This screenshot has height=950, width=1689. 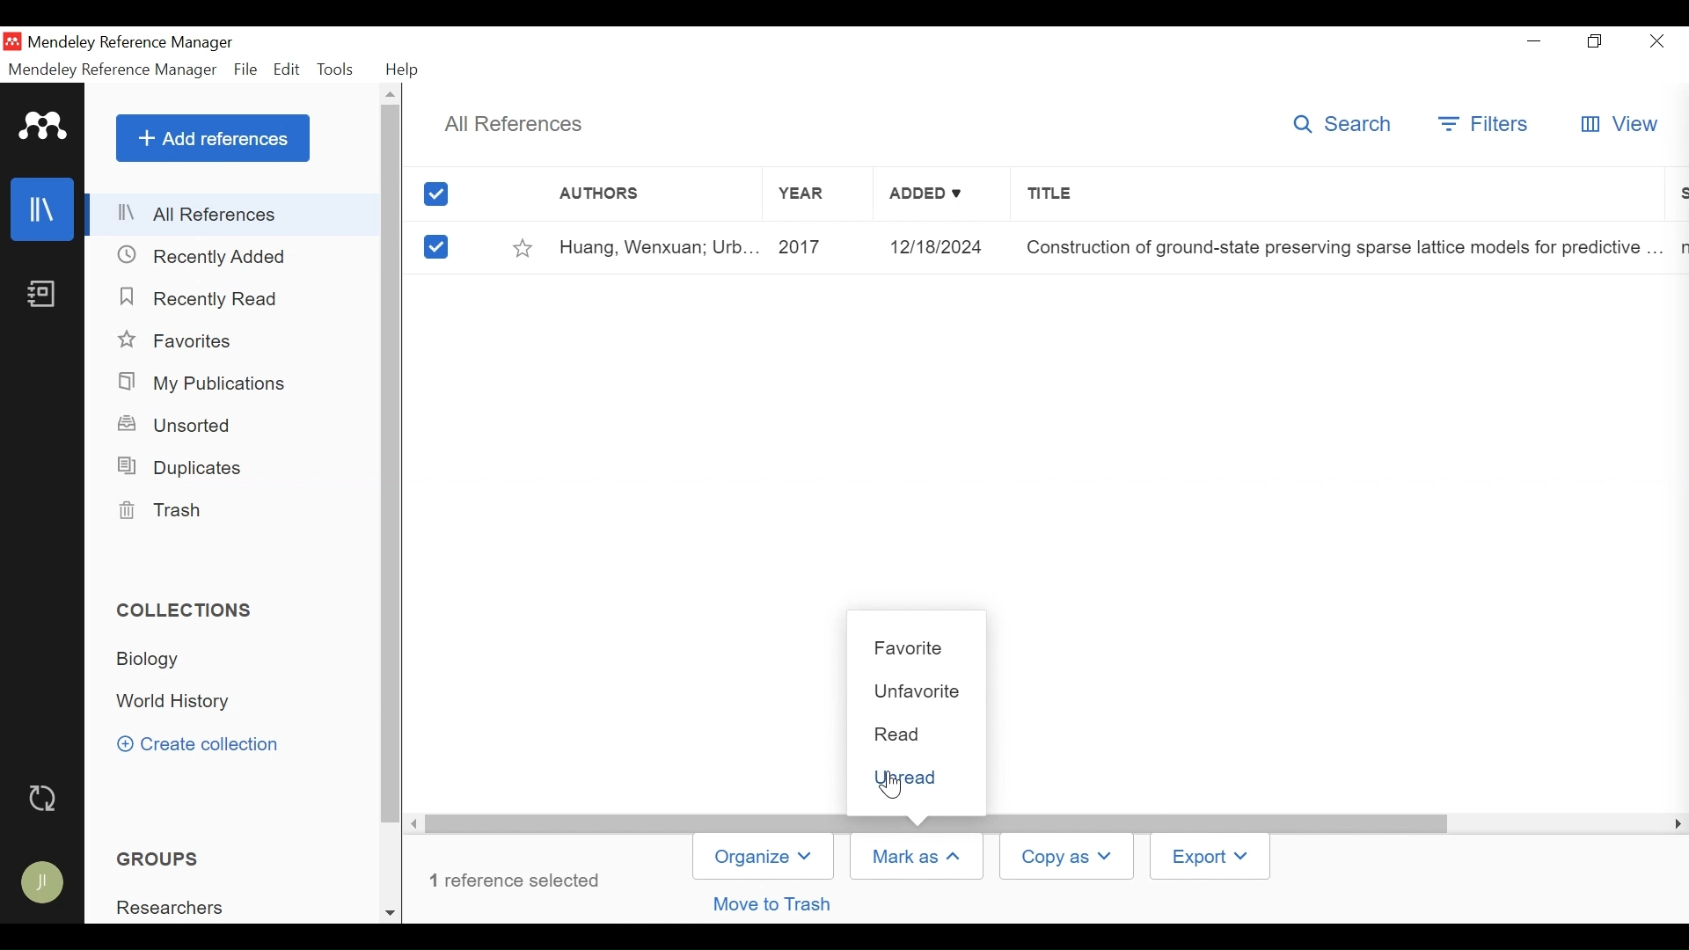 I want to click on Mark as, so click(x=918, y=857).